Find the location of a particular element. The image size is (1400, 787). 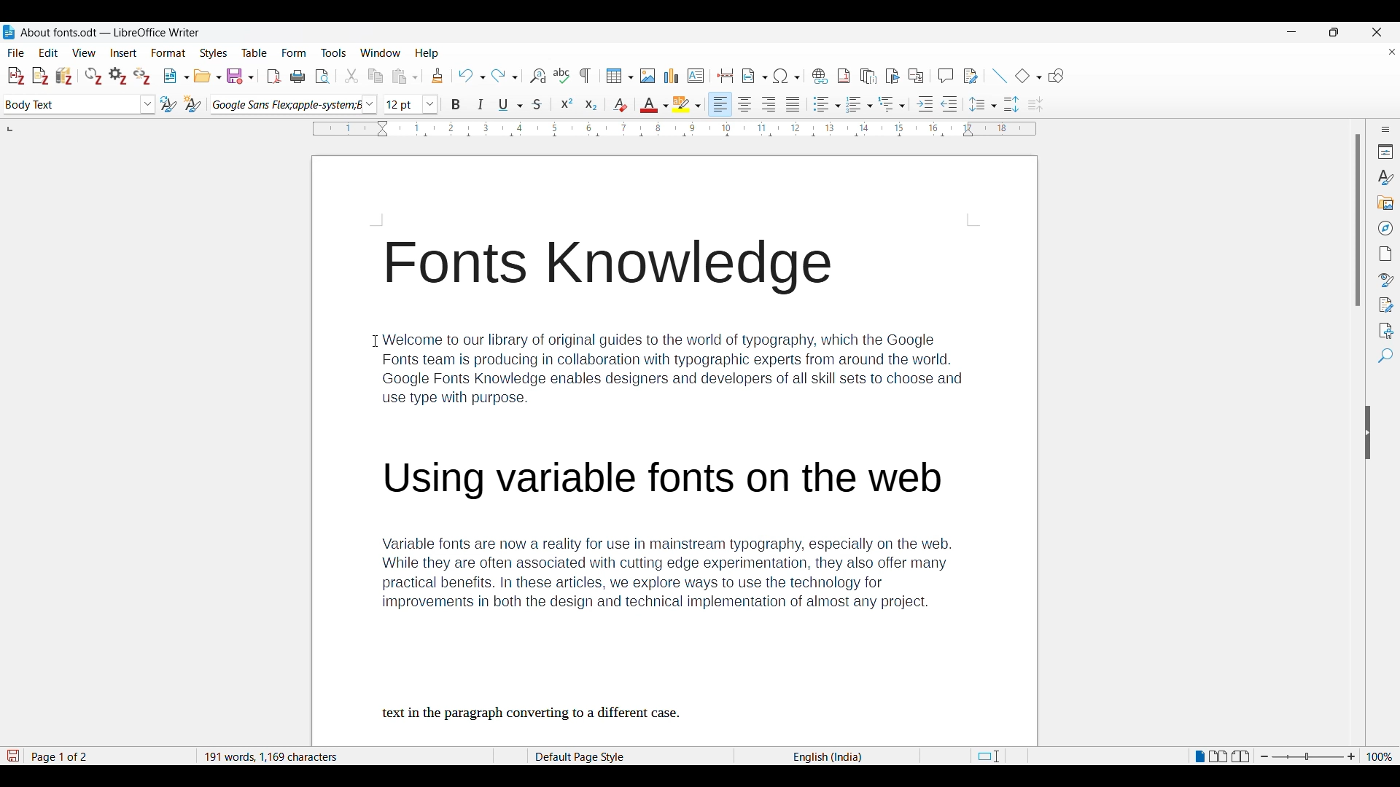

Cut is located at coordinates (351, 76).